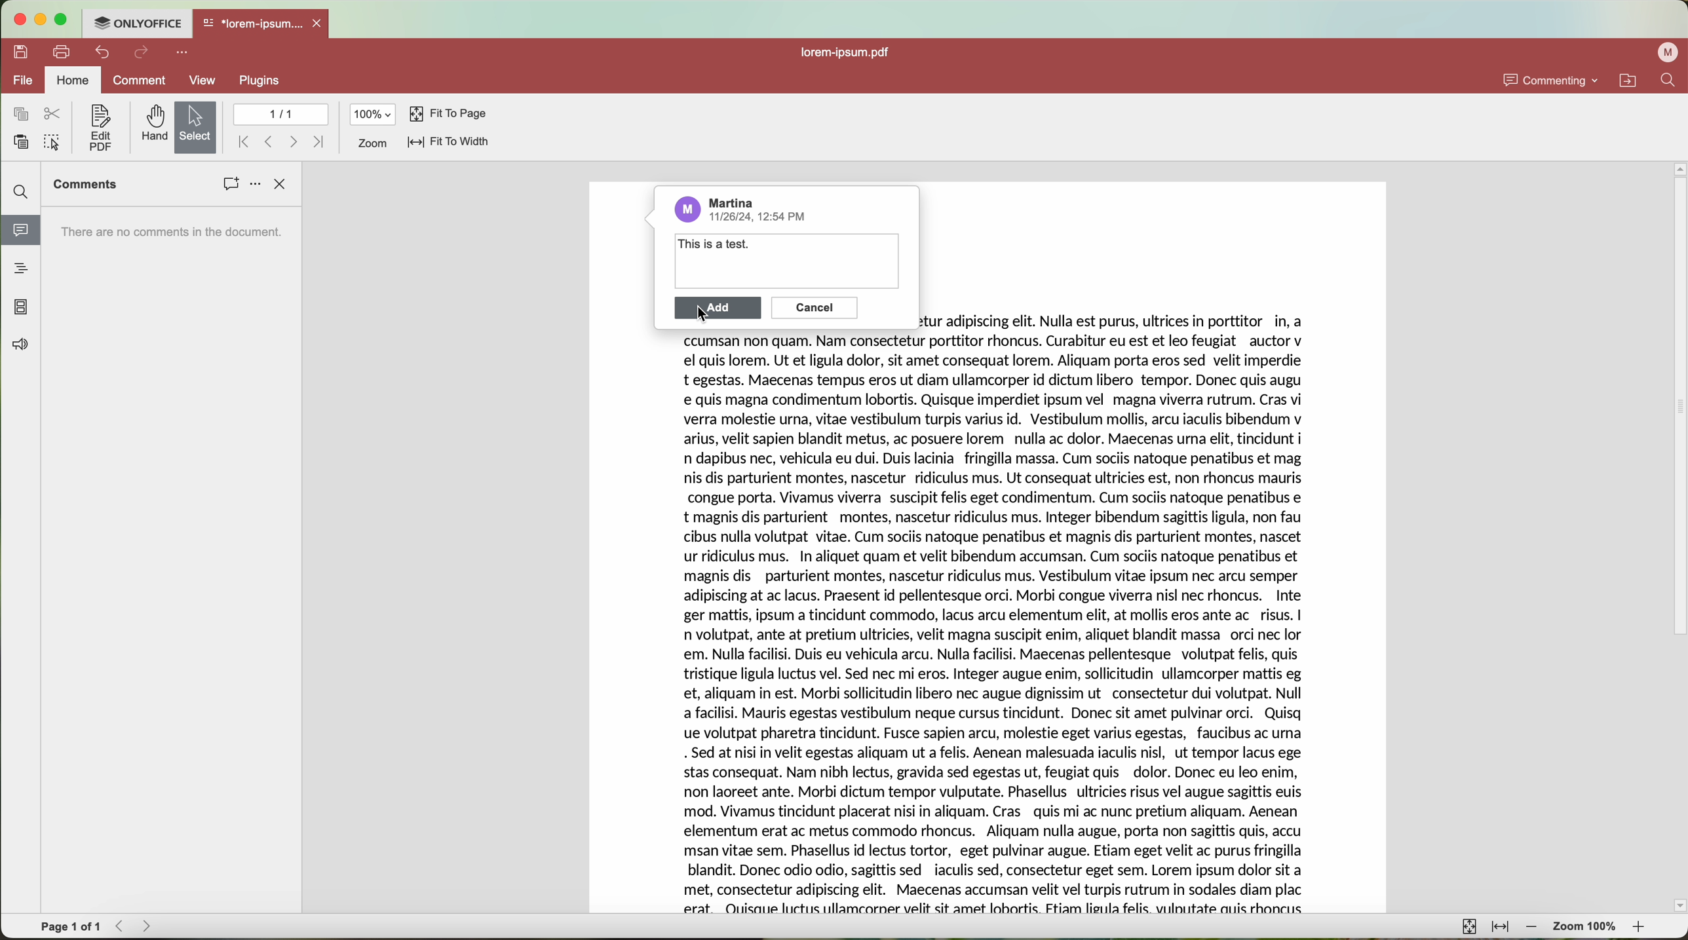 This screenshot has height=940, width=1688. I want to click on hand, so click(152, 124).